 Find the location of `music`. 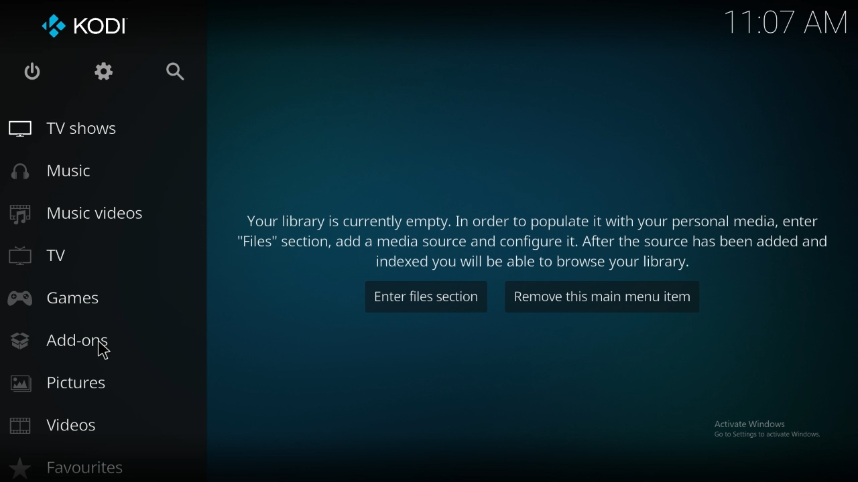

music is located at coordinates (64, 168).